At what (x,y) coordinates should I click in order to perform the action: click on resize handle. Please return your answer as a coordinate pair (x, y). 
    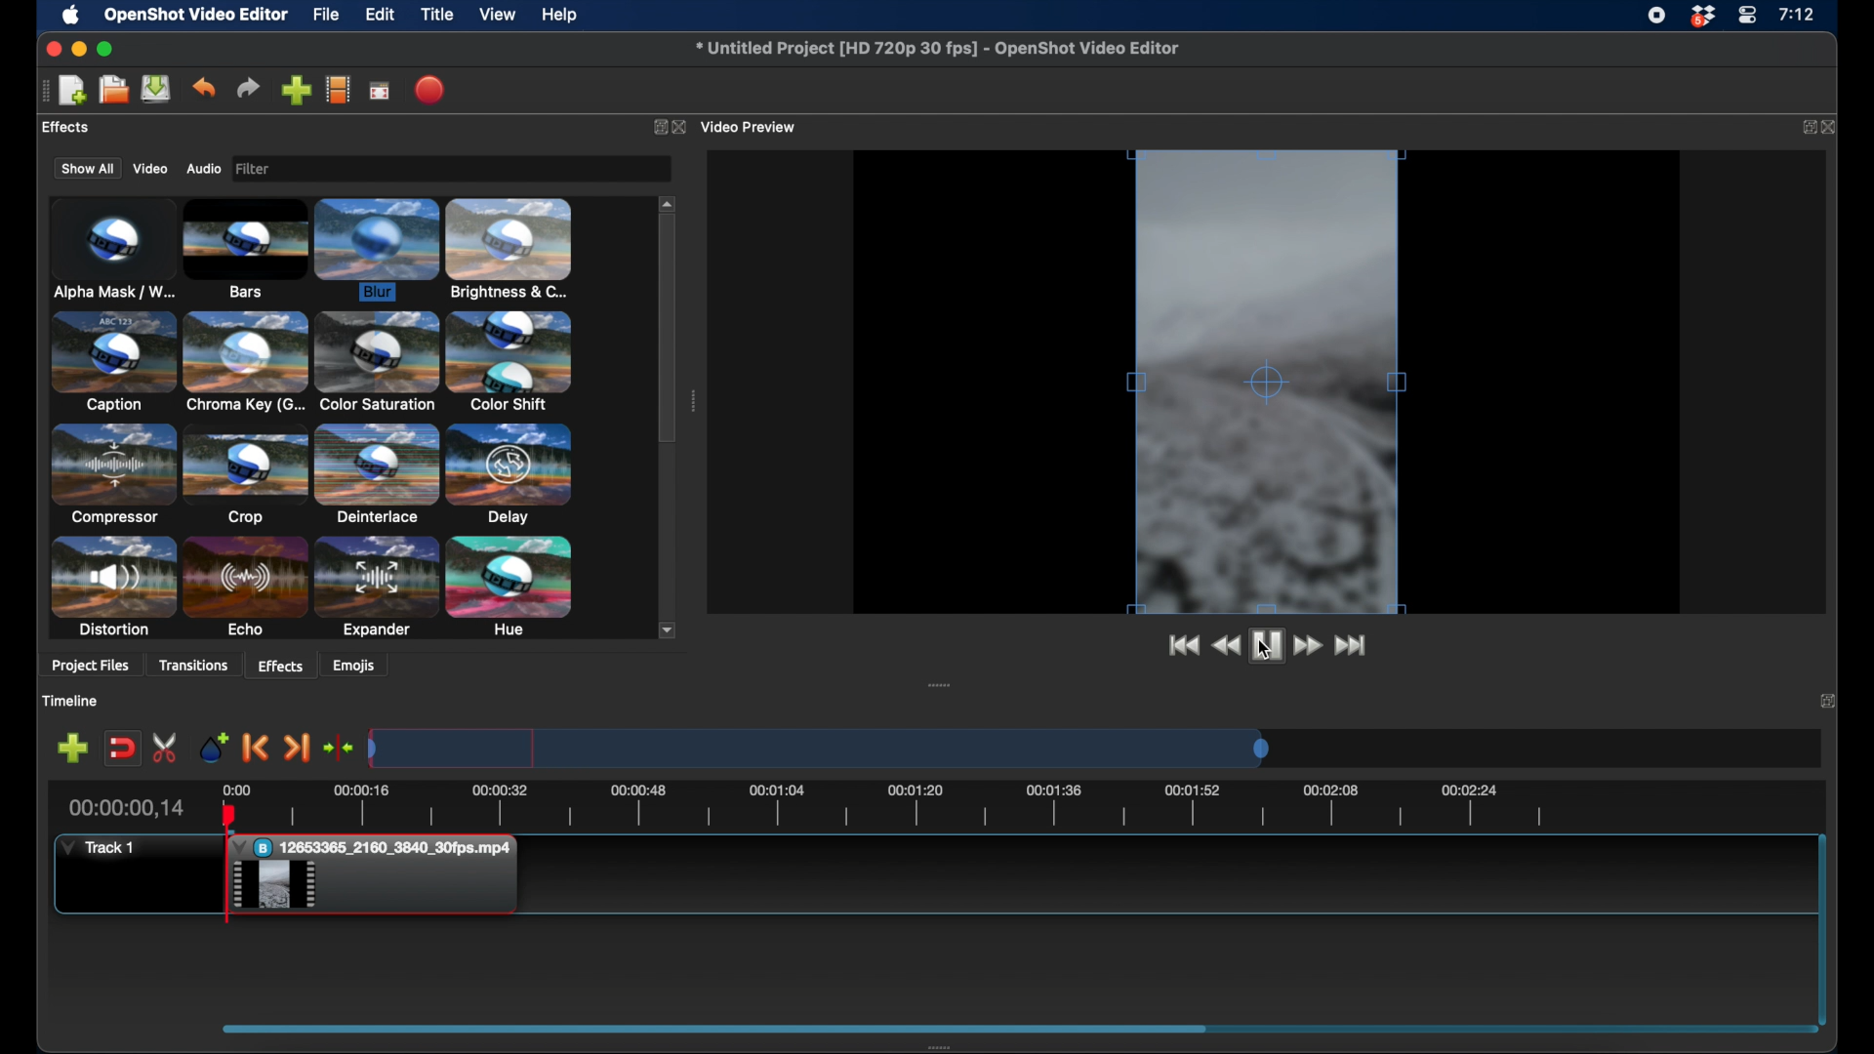
    Looking at the image, I should click on (1400, 368).